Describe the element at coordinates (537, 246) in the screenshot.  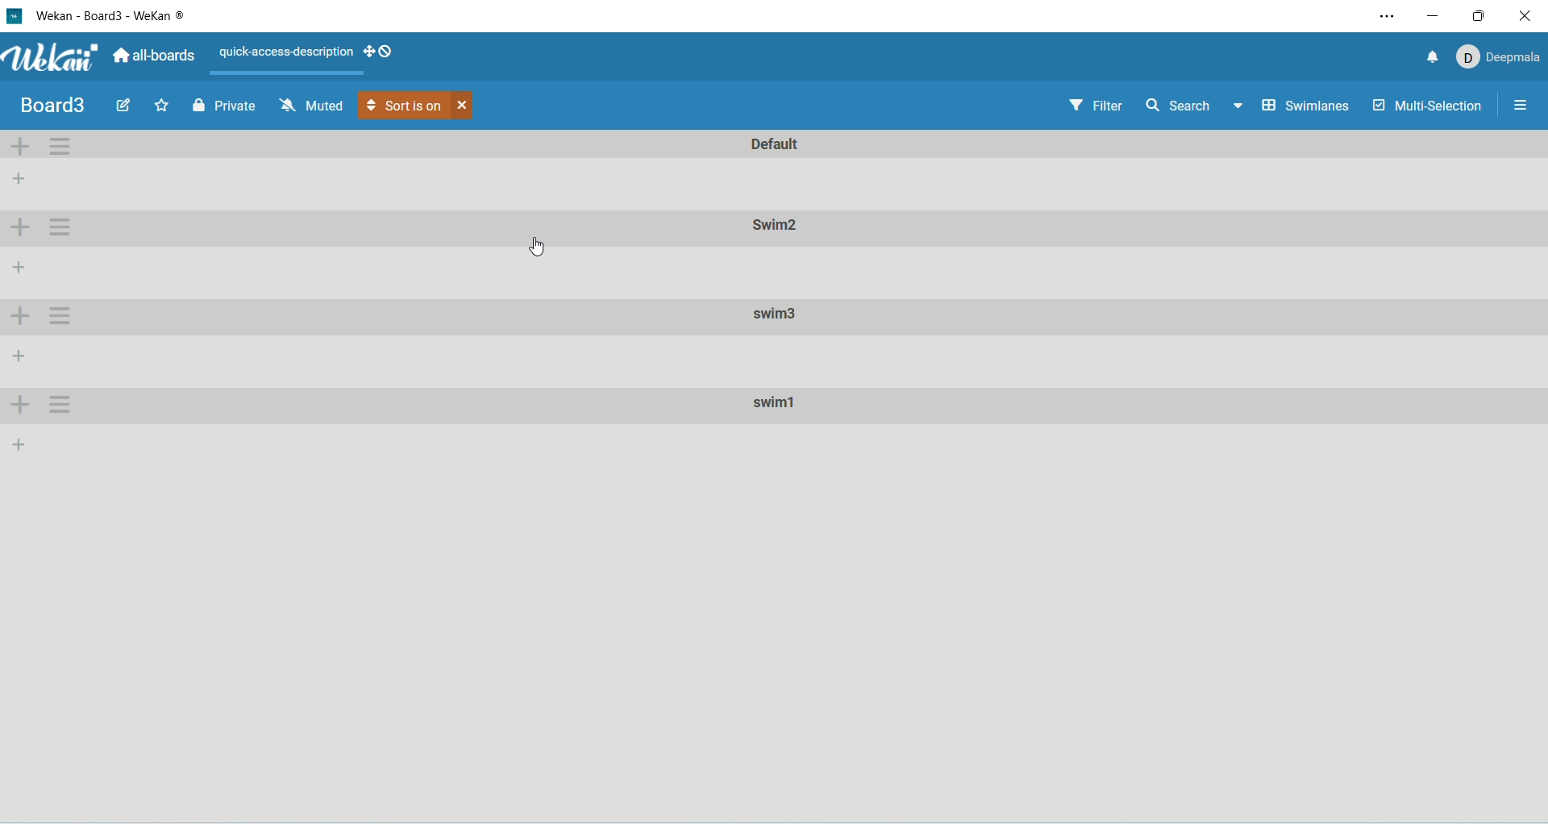
I see `cursor` at that location.